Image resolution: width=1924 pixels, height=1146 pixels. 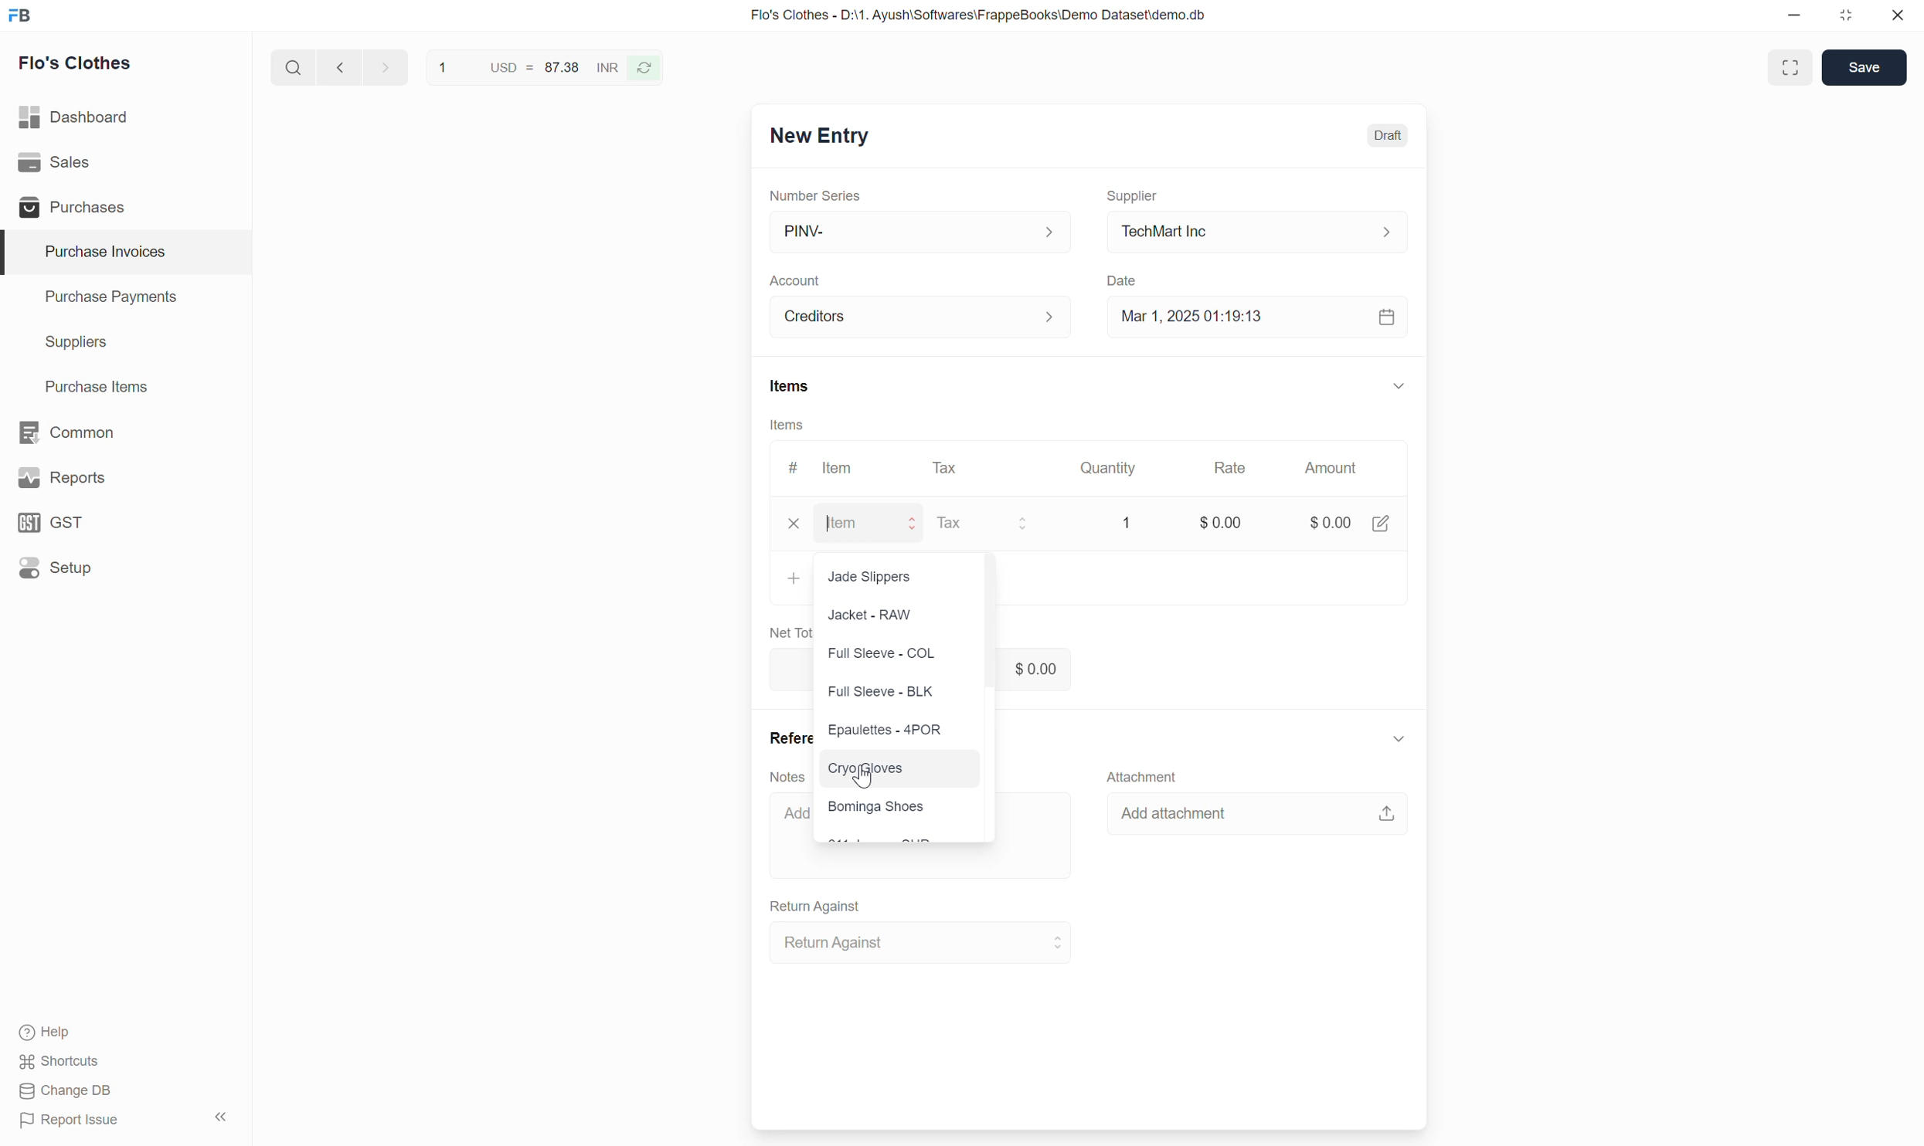 I want to click on Setup, so click(x=56, y=569).